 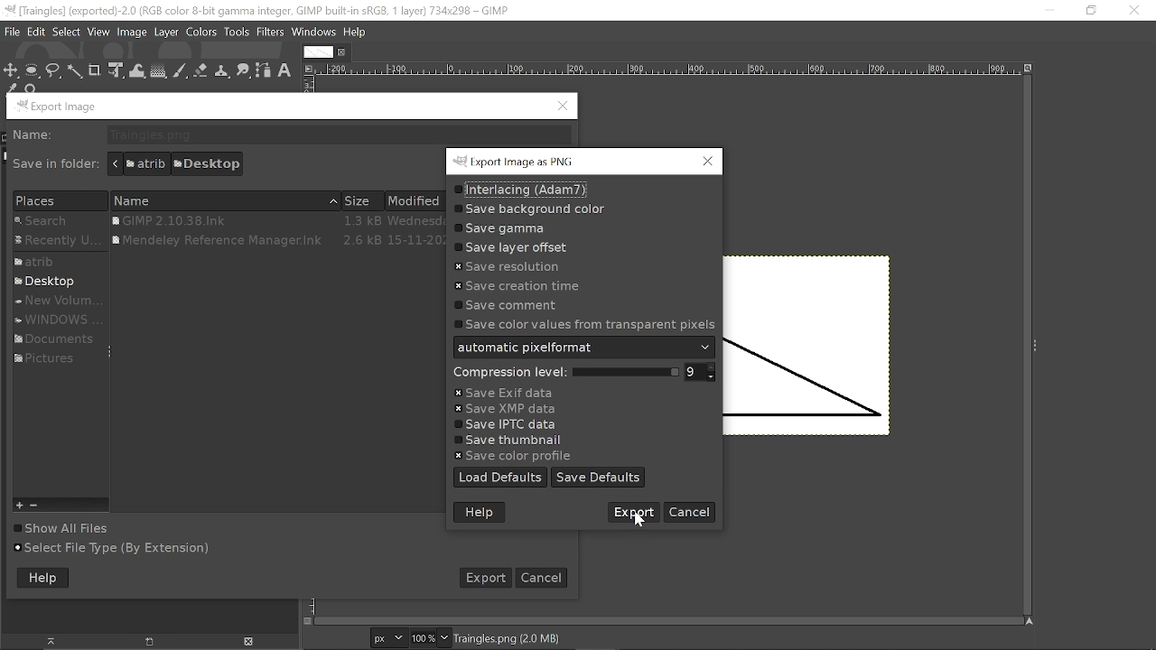 I want to click on folder, so click(x=58, y=320).